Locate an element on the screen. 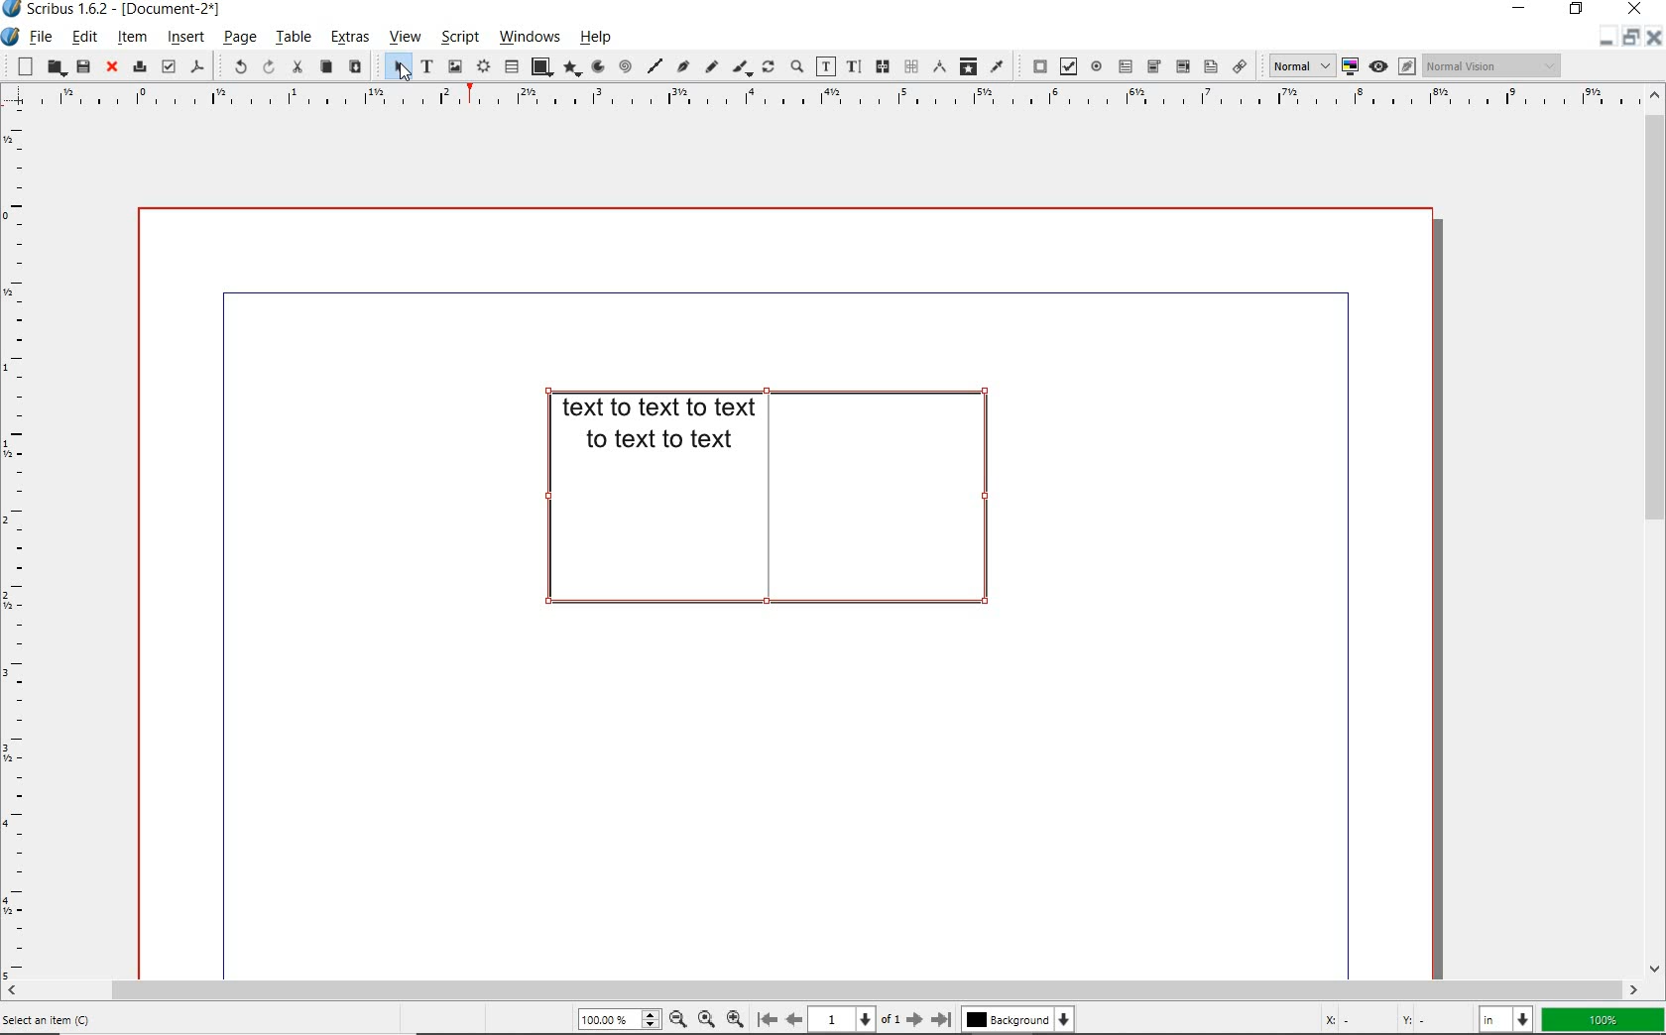 The width and height of the screenshot is (1666, 1035). file is located at coordinates (39, 39).